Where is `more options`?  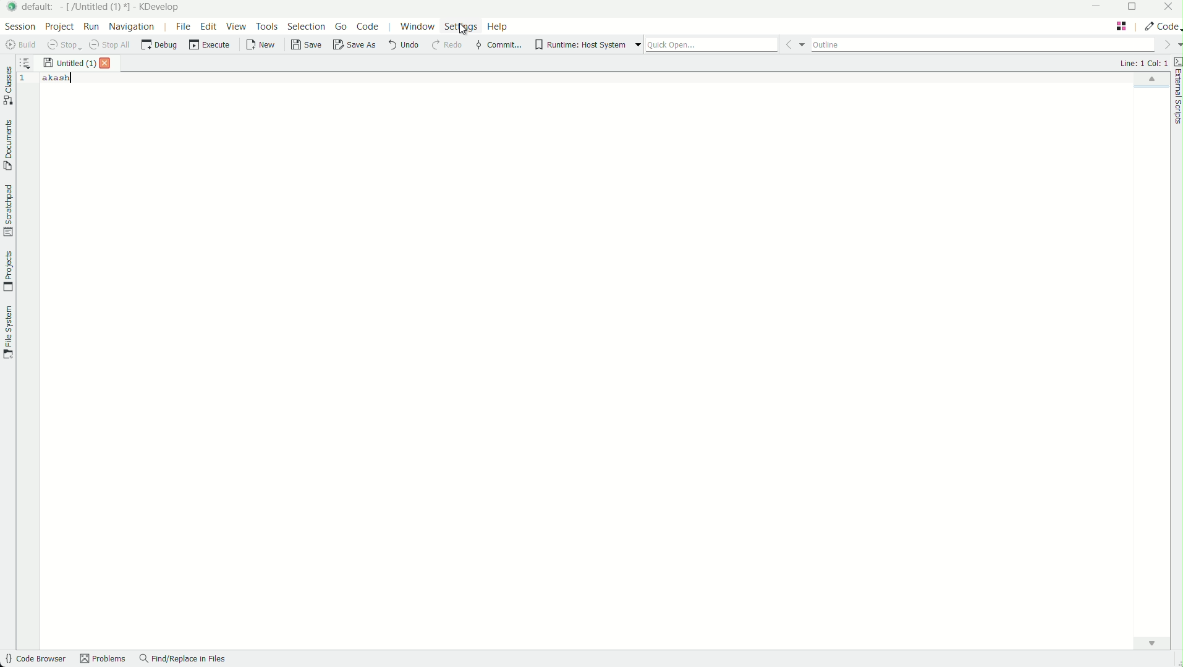 more options is located at coordinates (638, 45).